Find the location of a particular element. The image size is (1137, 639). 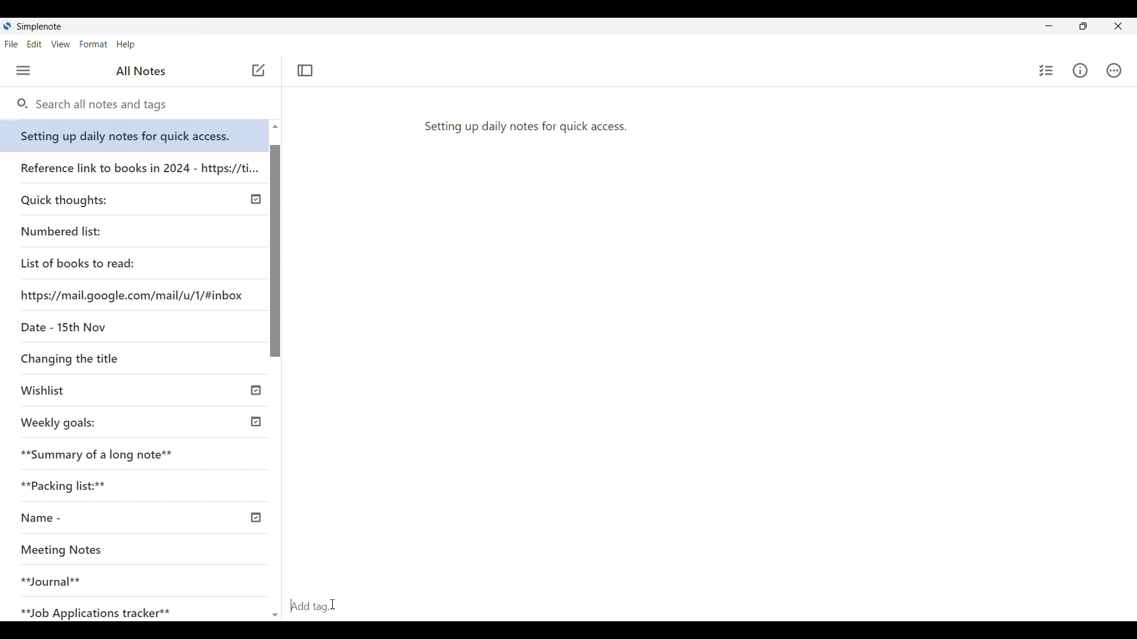

Packing lists is located at coordinates (140, 483).